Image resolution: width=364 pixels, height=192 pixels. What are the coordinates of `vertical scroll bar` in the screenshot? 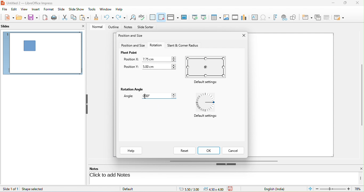 It's located at (361, 178).